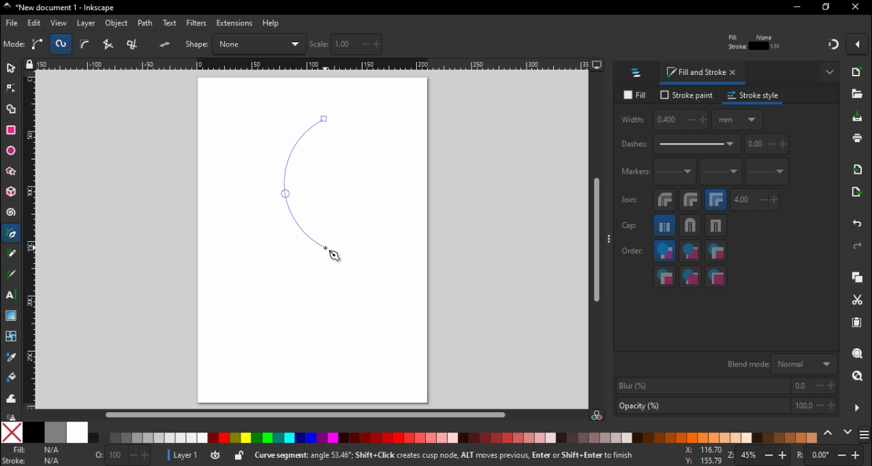 The width and height of the screenshot is (872, 466). Describe the element at coordinates (858, 138) in the screenshot. I see `print` at that location.